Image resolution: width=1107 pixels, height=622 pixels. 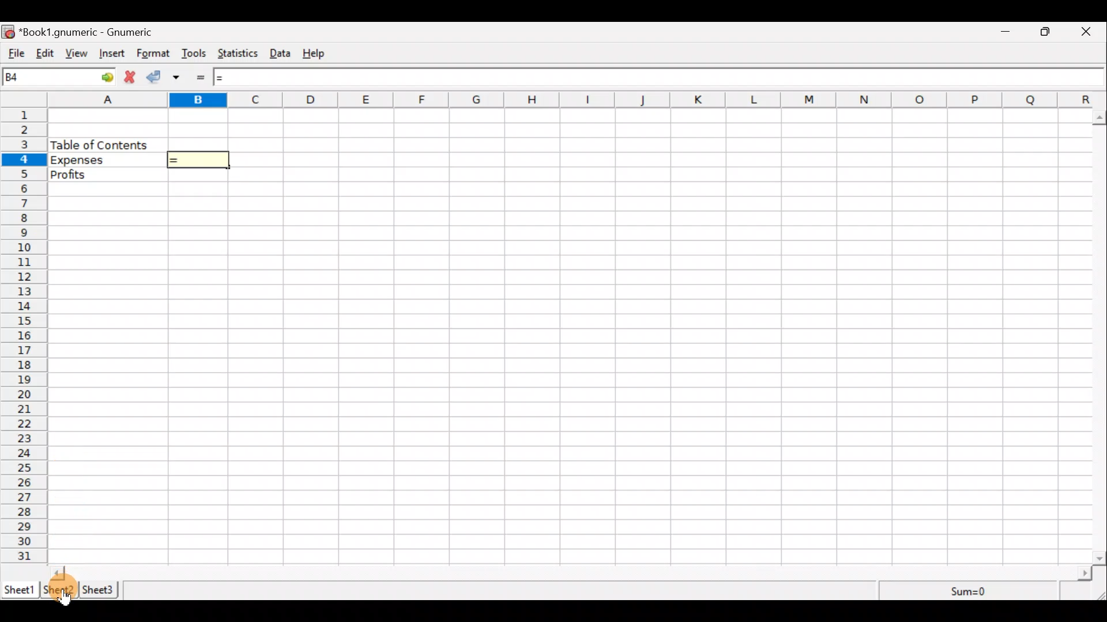 What do you see at coordinates (114, 55) in the screenshot?
I see `Insert` at bounding box center [114, 55].